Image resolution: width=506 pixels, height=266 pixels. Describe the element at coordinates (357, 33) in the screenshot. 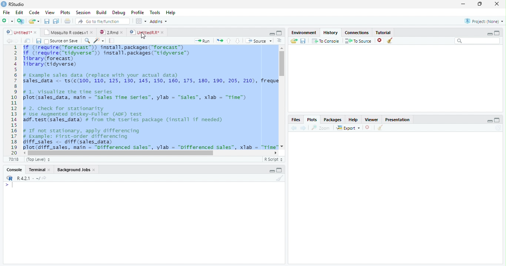

I see `Connections` at that location.